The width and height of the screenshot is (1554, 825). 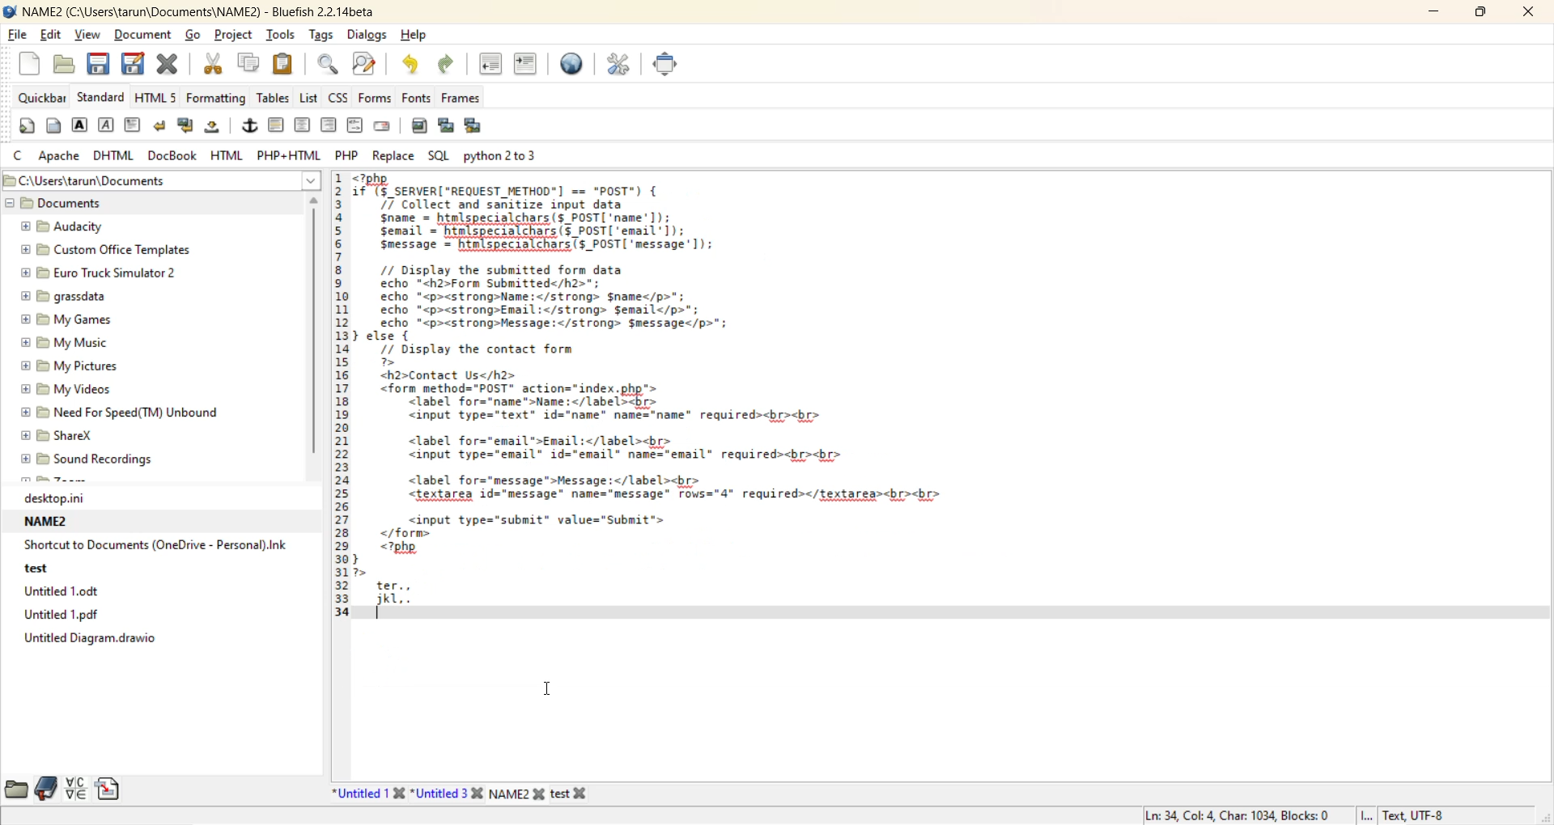 I want to click on minimize, so click(x=1431, y=13).